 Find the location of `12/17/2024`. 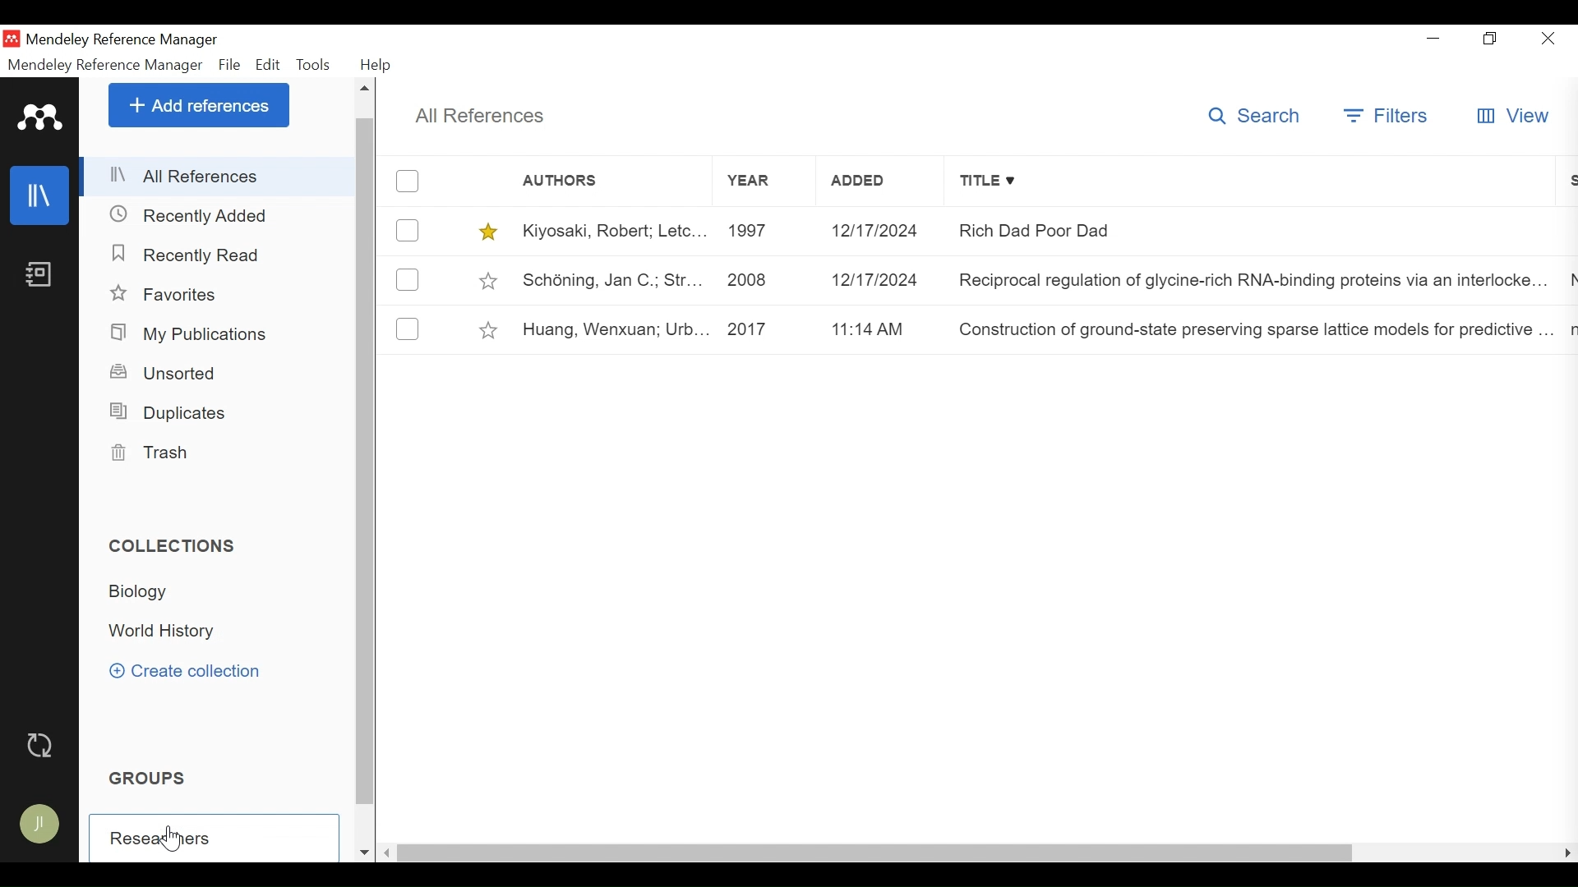

12/17/2024 is located at coordinates (880, 278).